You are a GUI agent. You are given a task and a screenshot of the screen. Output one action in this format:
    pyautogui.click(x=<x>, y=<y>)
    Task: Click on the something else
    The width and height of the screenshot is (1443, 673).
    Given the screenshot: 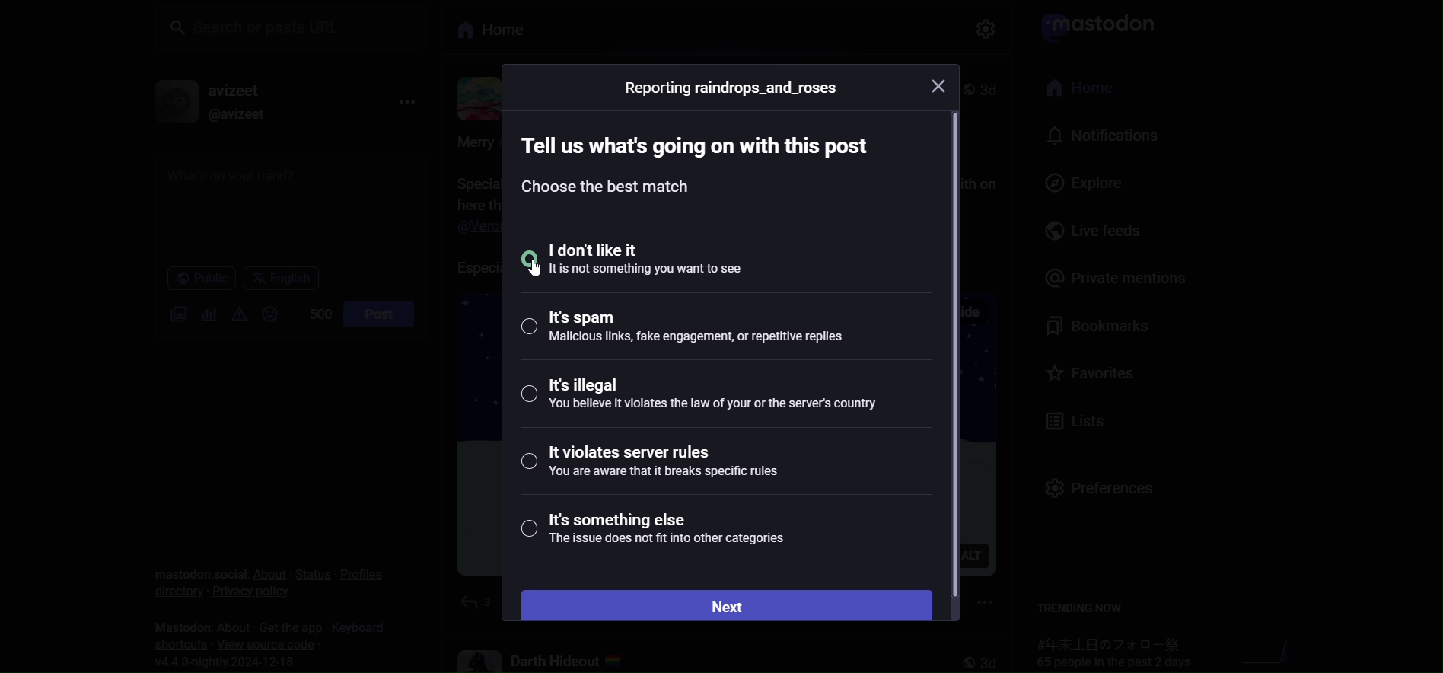 What is the action you would take?
    pyautogui.click(x=655, y=530)
    